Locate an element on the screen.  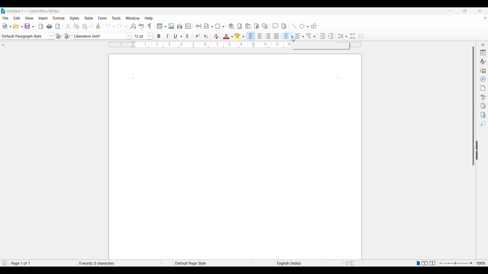
align center is located at coordinates (260, 36).